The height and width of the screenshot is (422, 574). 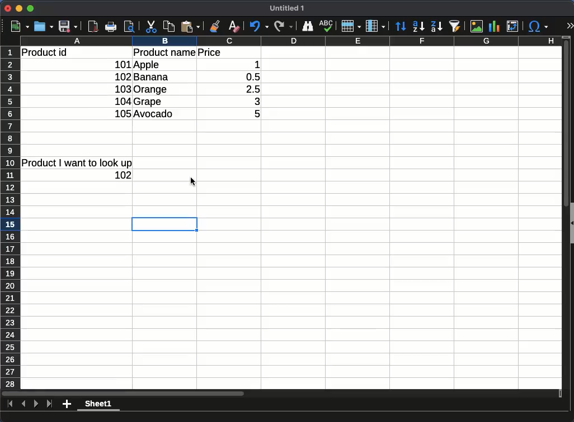 What do you see at coordinates (192, 182) in the screenshot?
I see `cursor` at bounding box center [192, 182].